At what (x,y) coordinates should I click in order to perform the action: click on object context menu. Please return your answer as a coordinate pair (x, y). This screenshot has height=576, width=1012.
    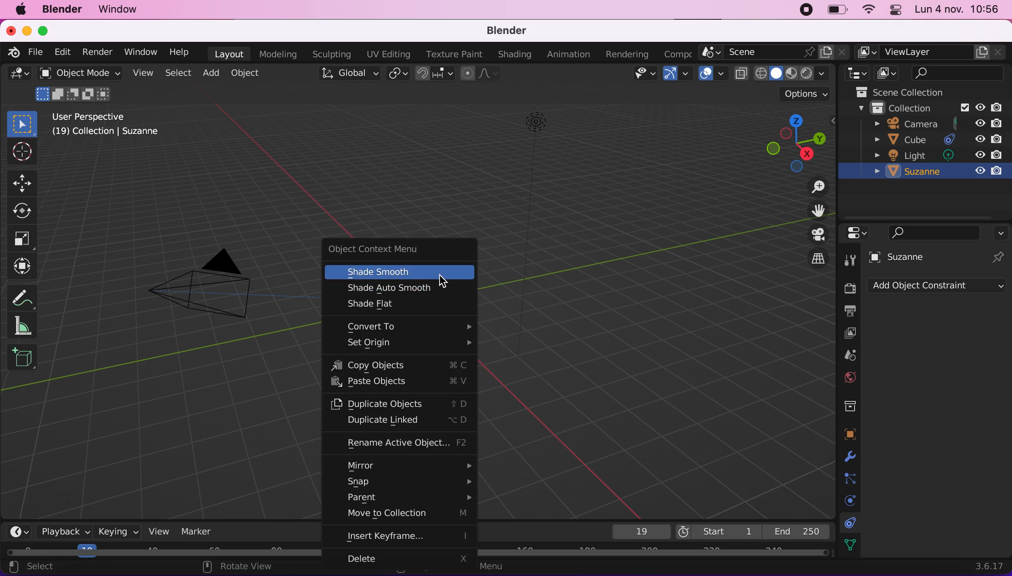
    Looking at the image, I should click on (496, 565).